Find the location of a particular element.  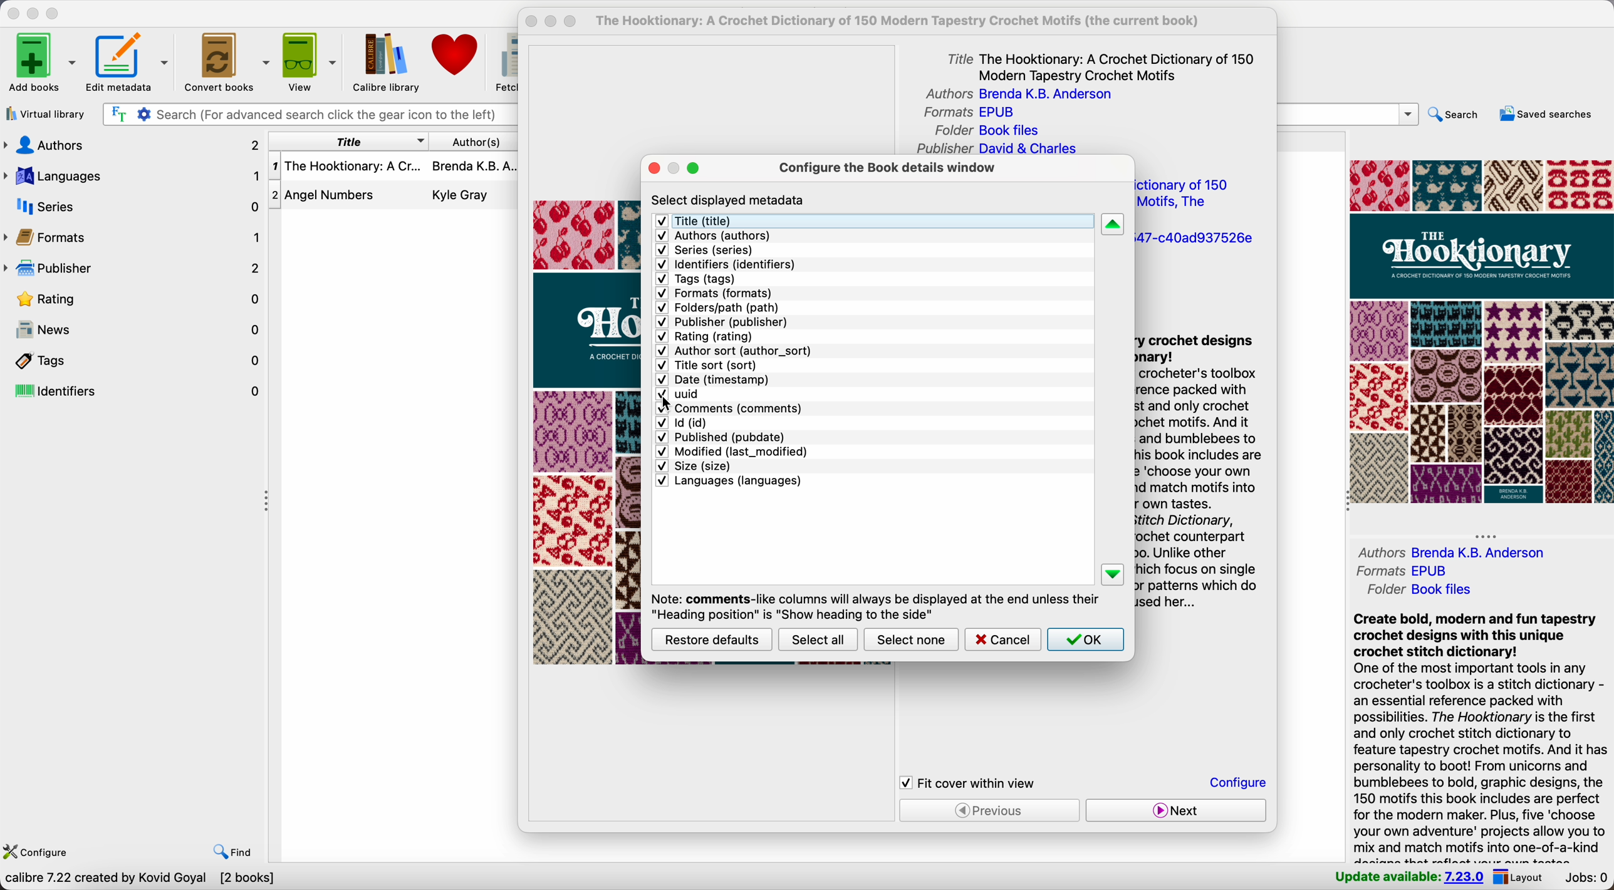

tags is located at coordinates (696, 279).